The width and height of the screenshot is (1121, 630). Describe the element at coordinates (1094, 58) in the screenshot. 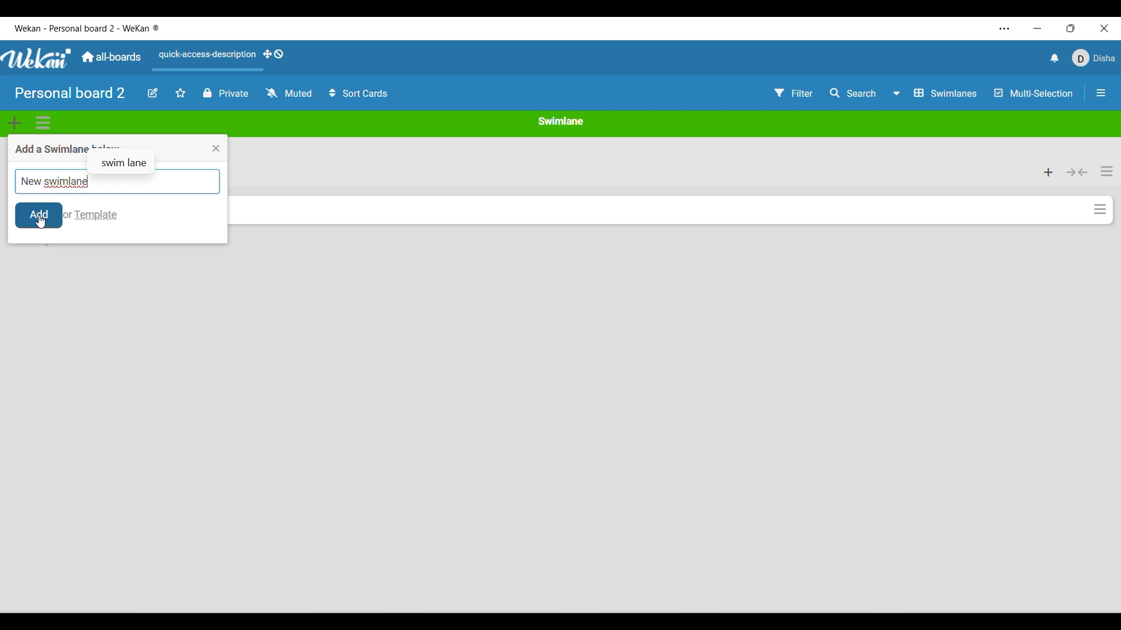

I see `Current account` at that location.